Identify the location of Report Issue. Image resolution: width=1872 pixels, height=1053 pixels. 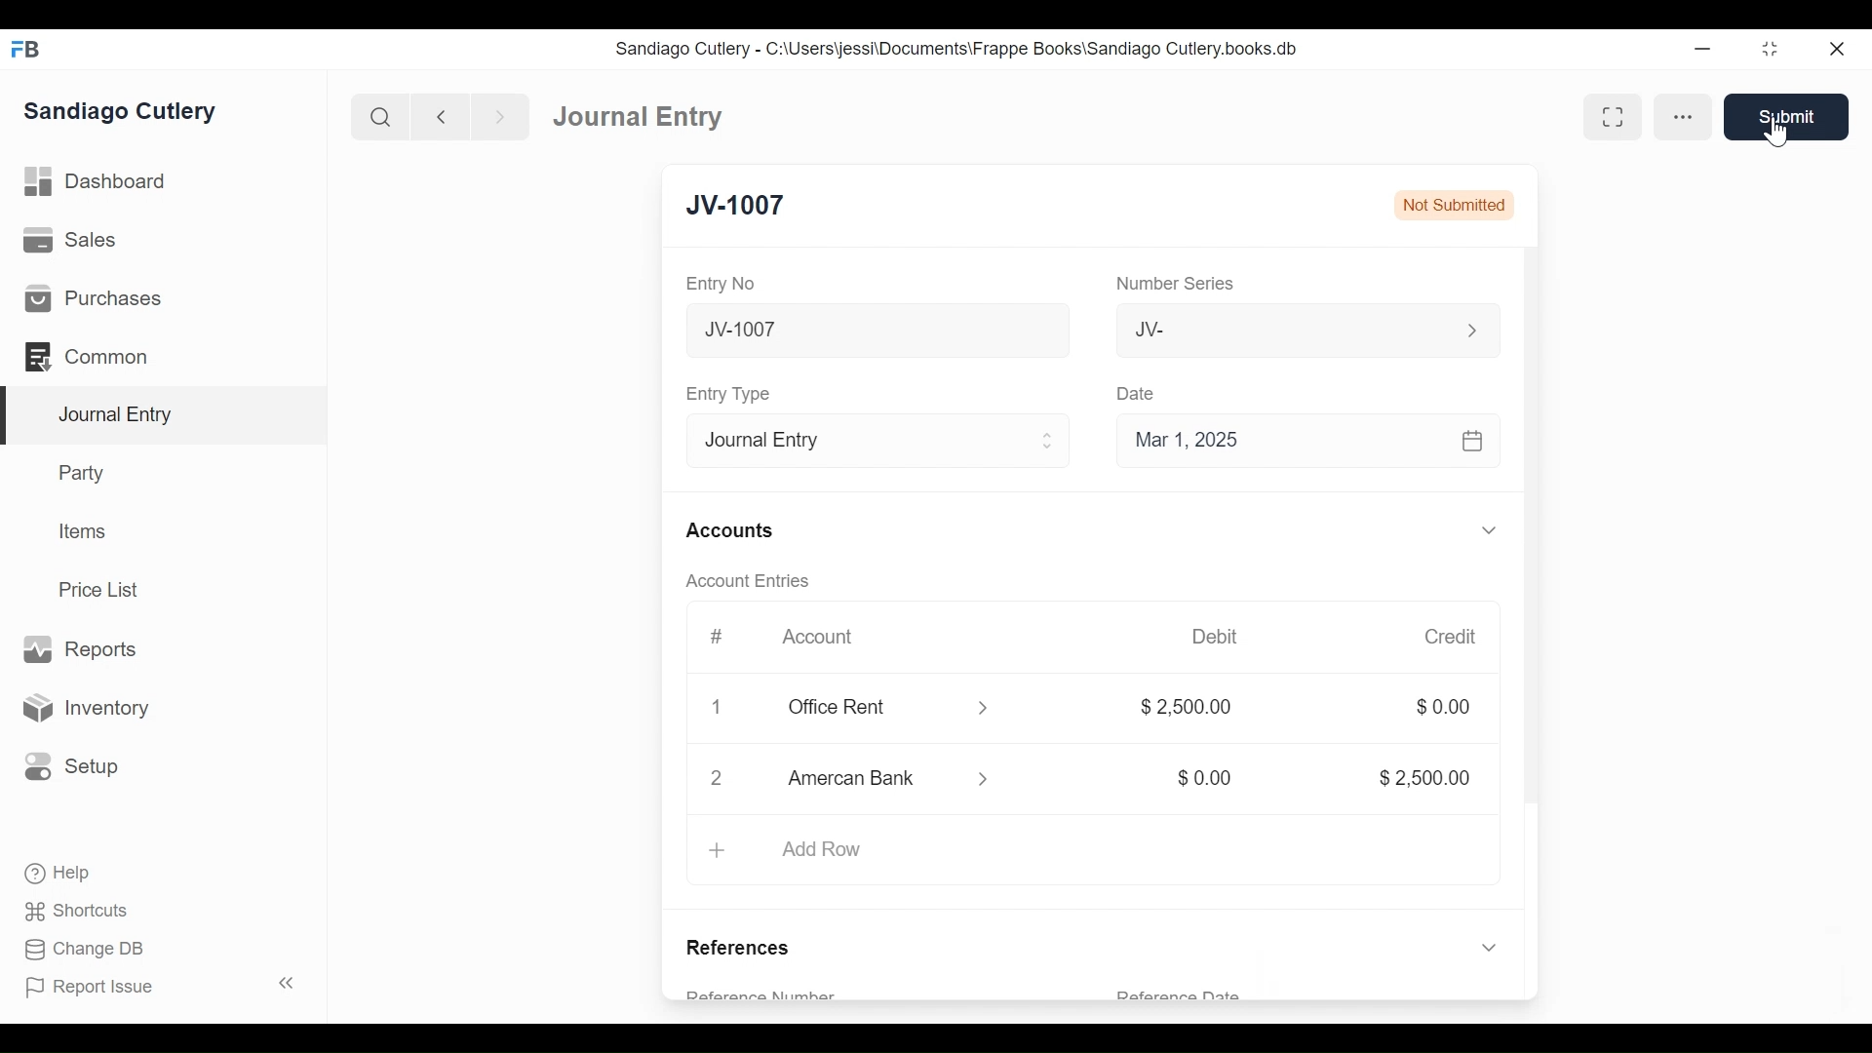
(97, 989).